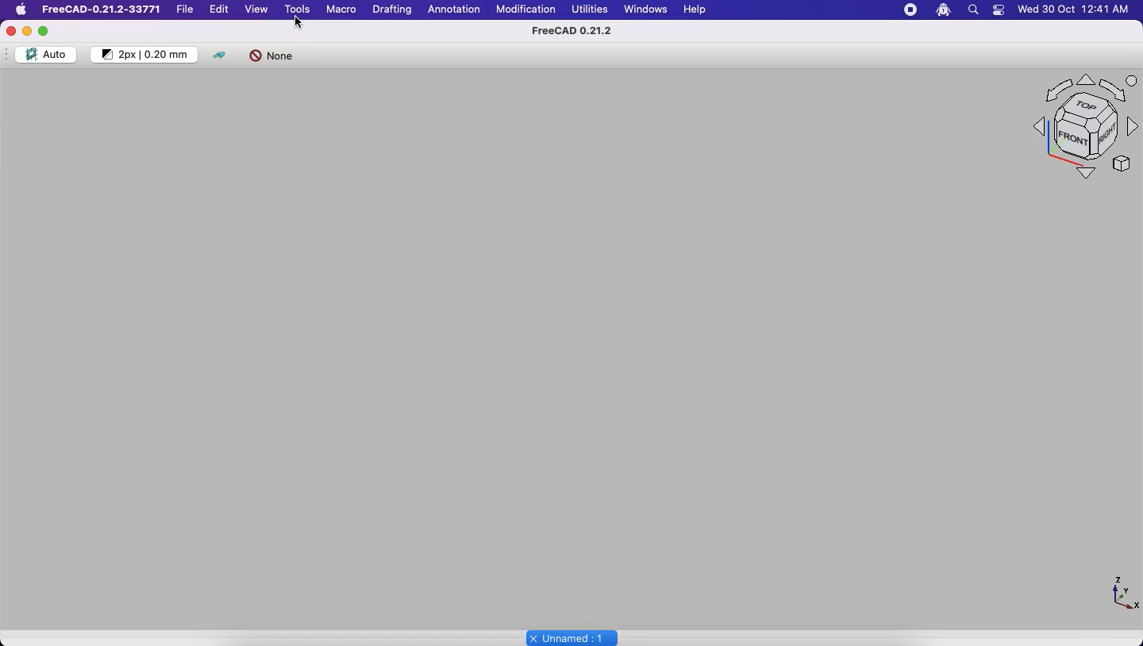  What do you see at coordinates (104, 10) in the screenshot?
I see `FreeCAD` at bounding box center [104, 10].